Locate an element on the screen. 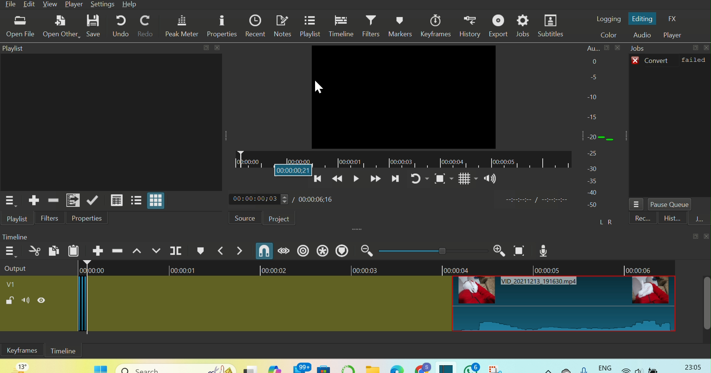  Cursor is located at coordinates (319, 87).